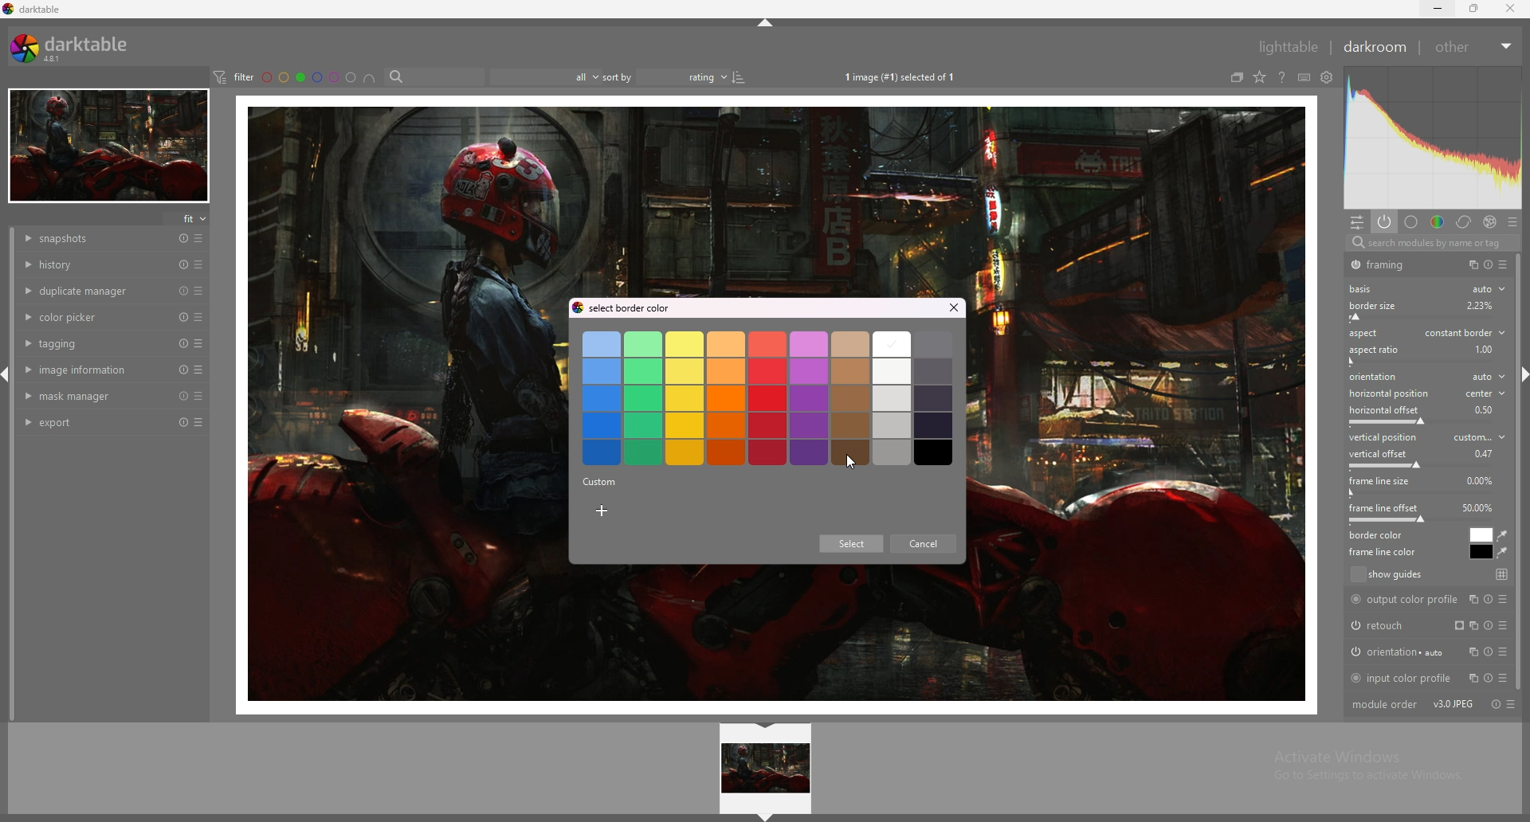 The width and height of the screenshot is (1530, 822). I want to click on presets, so click(199, 264).